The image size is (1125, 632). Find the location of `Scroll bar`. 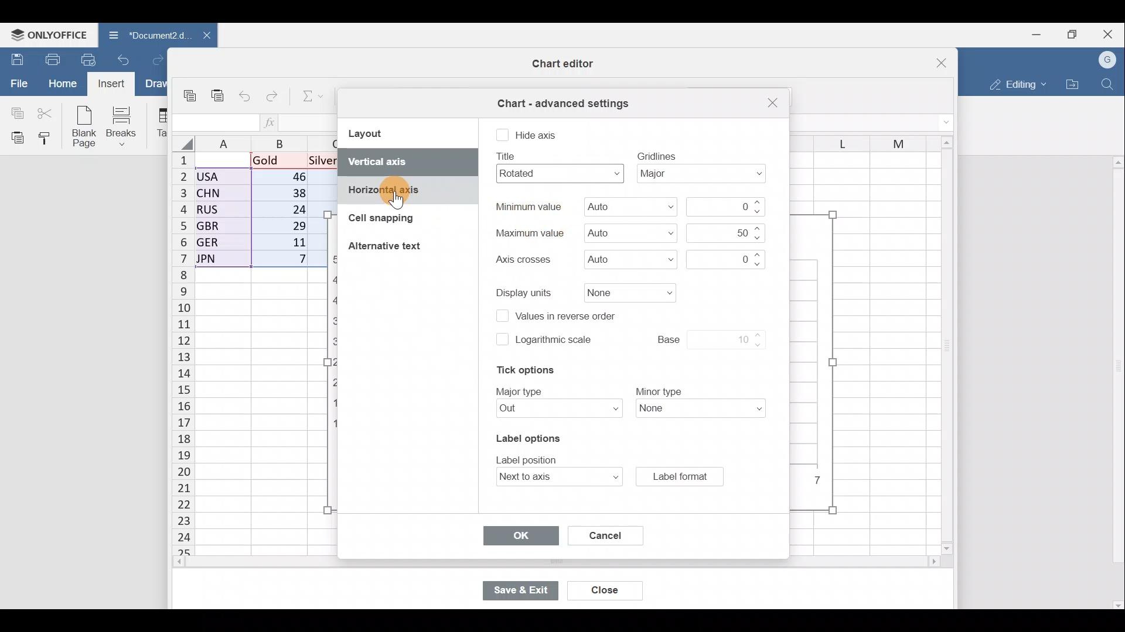

Scroll bar is located at coordinates (943, 346).